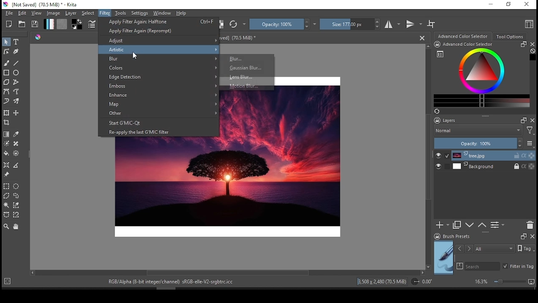  I want to click on view, so click(37, 13).